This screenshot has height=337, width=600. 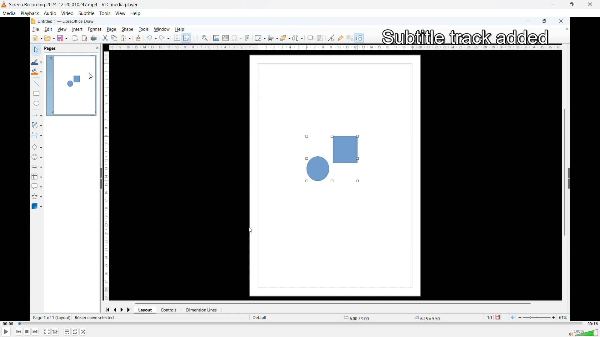 What do you see at coordinates (590, 5) in the screenshot?
I see `close ` at bounding box center [590, 5].